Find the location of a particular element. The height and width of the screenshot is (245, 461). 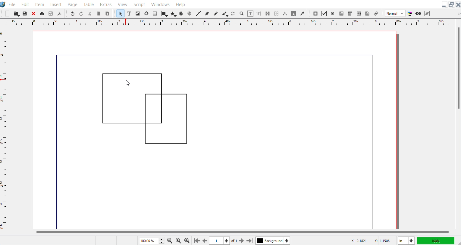

Preview mode is located at coordinates (418, 13).